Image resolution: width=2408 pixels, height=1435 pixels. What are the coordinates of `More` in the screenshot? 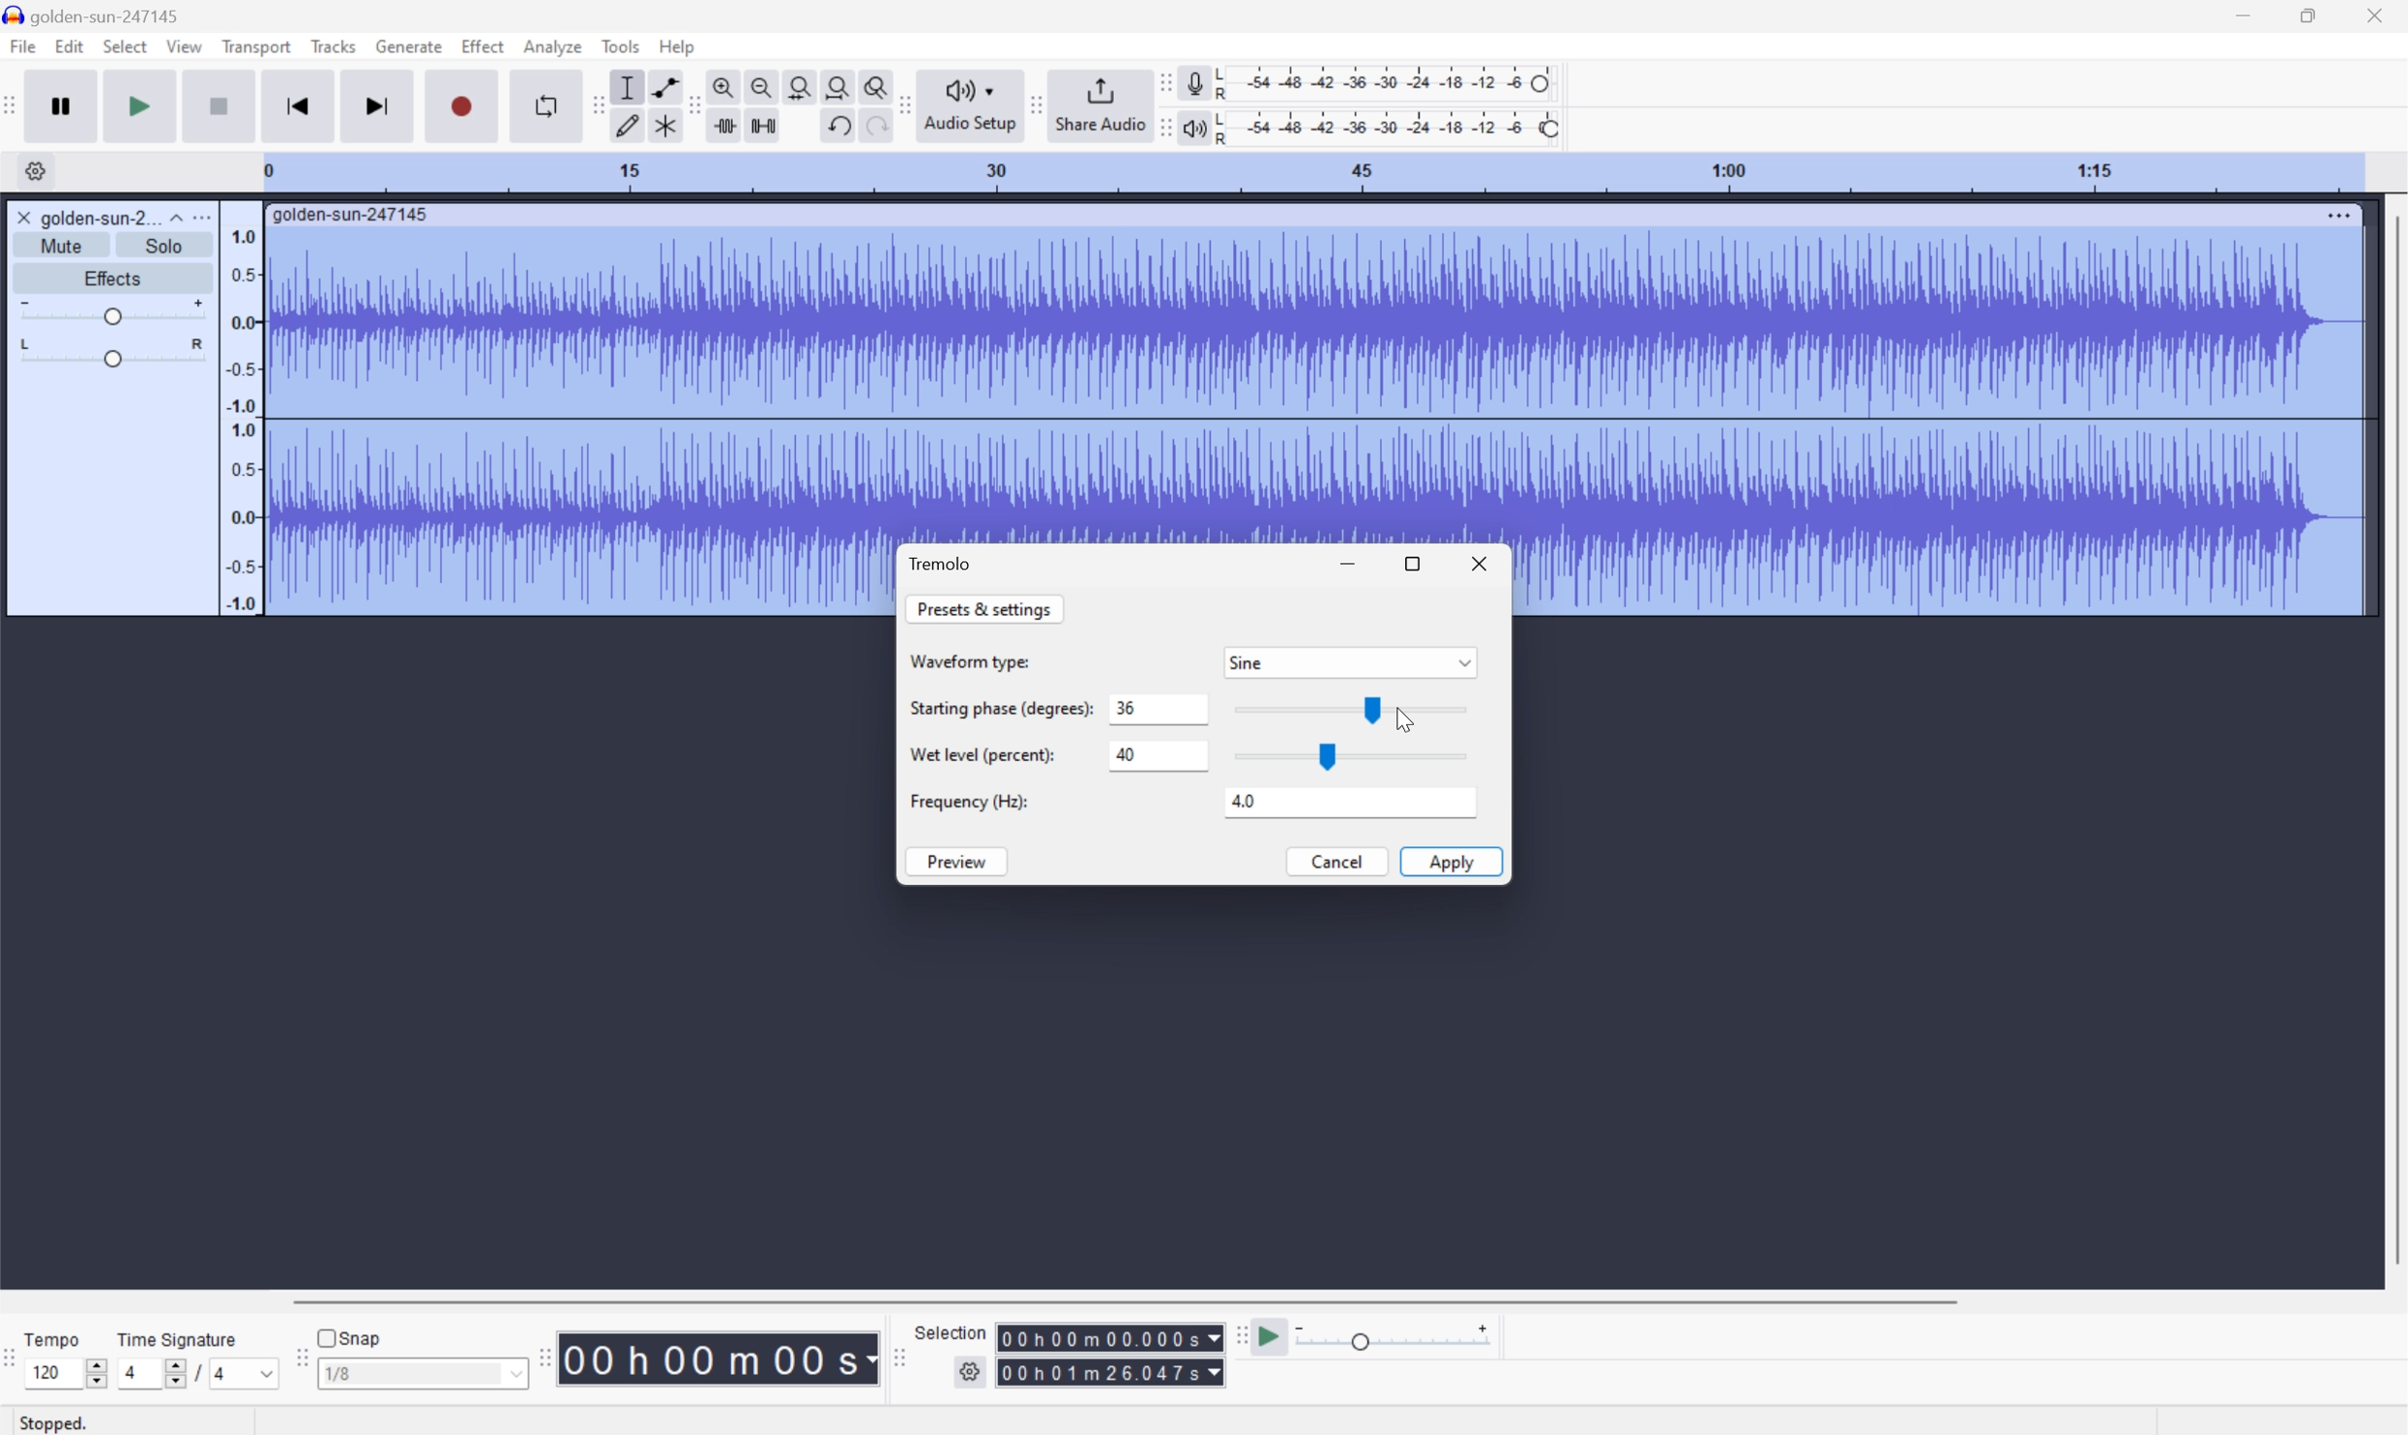 It's located at (2335, 213).